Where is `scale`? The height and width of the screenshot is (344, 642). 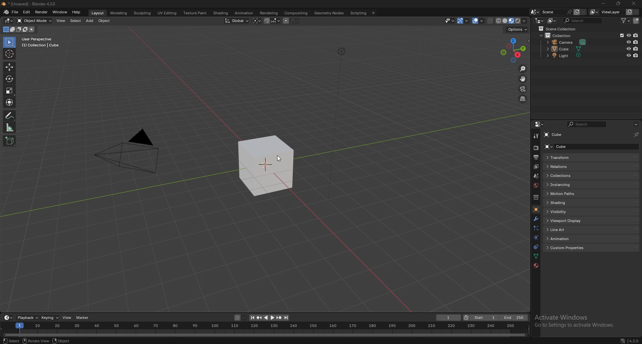
scale is located at coordinates (10, 91).